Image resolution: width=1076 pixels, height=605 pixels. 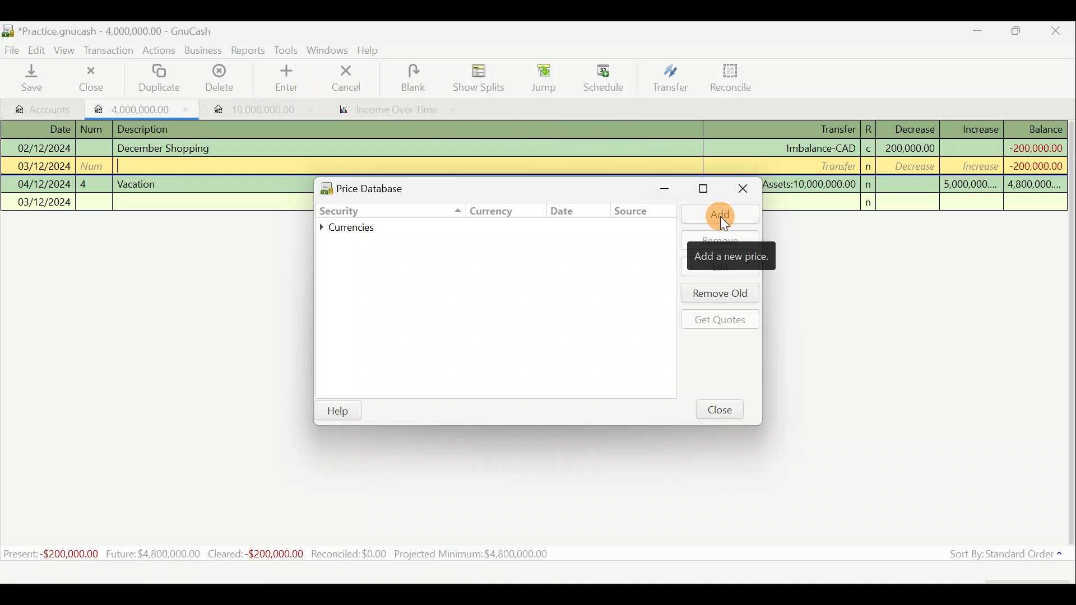 What do you see at coordinates (480, 78) in the screenshot?
I see `Show splits` at bounding box center [480, 78].